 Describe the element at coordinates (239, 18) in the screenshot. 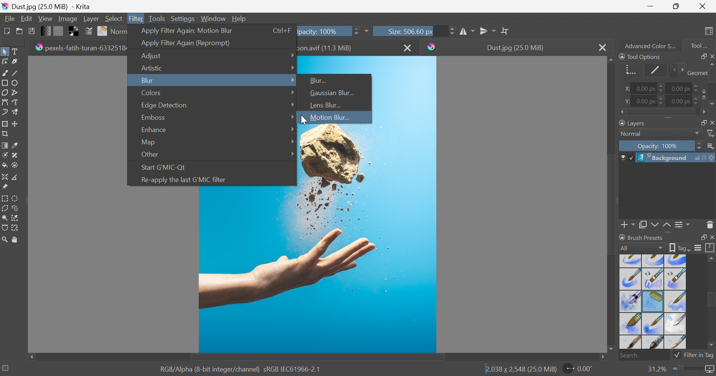

I see `Help` at that location.